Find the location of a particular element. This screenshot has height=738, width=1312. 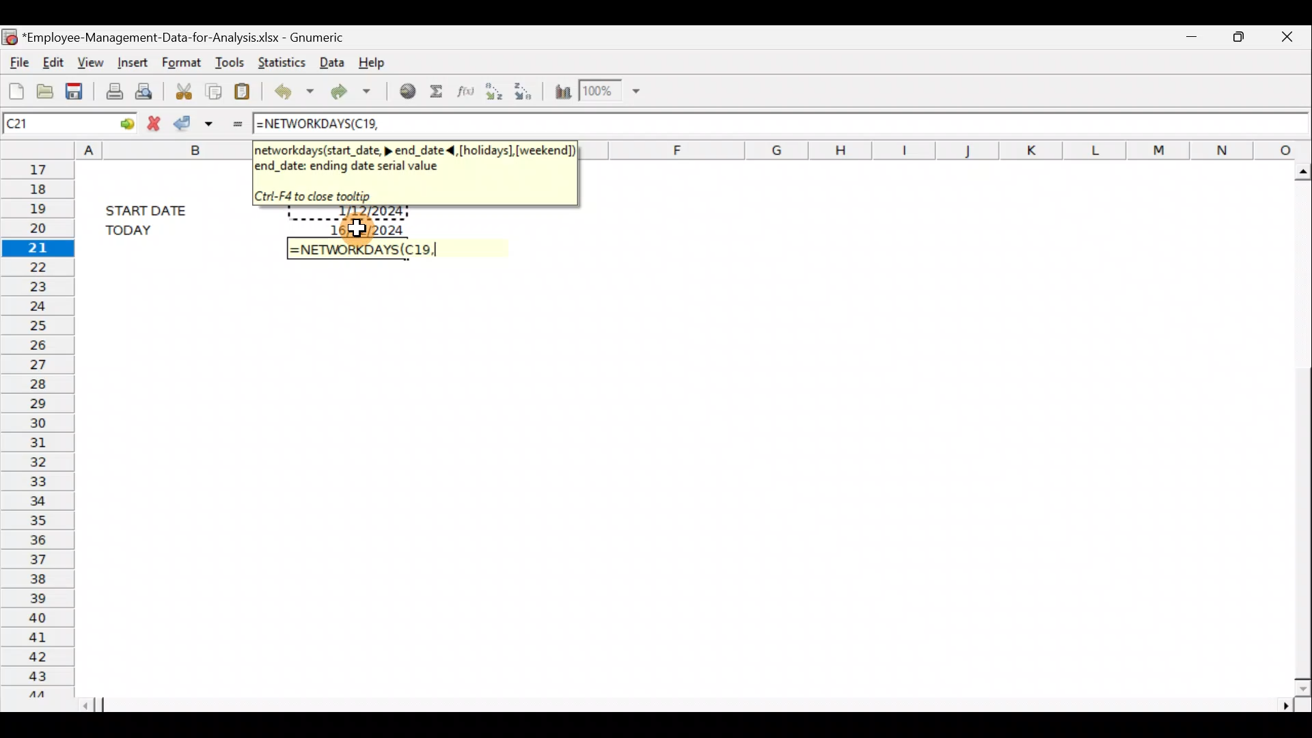

Save the current workbook is located at coordinates (77, 89).